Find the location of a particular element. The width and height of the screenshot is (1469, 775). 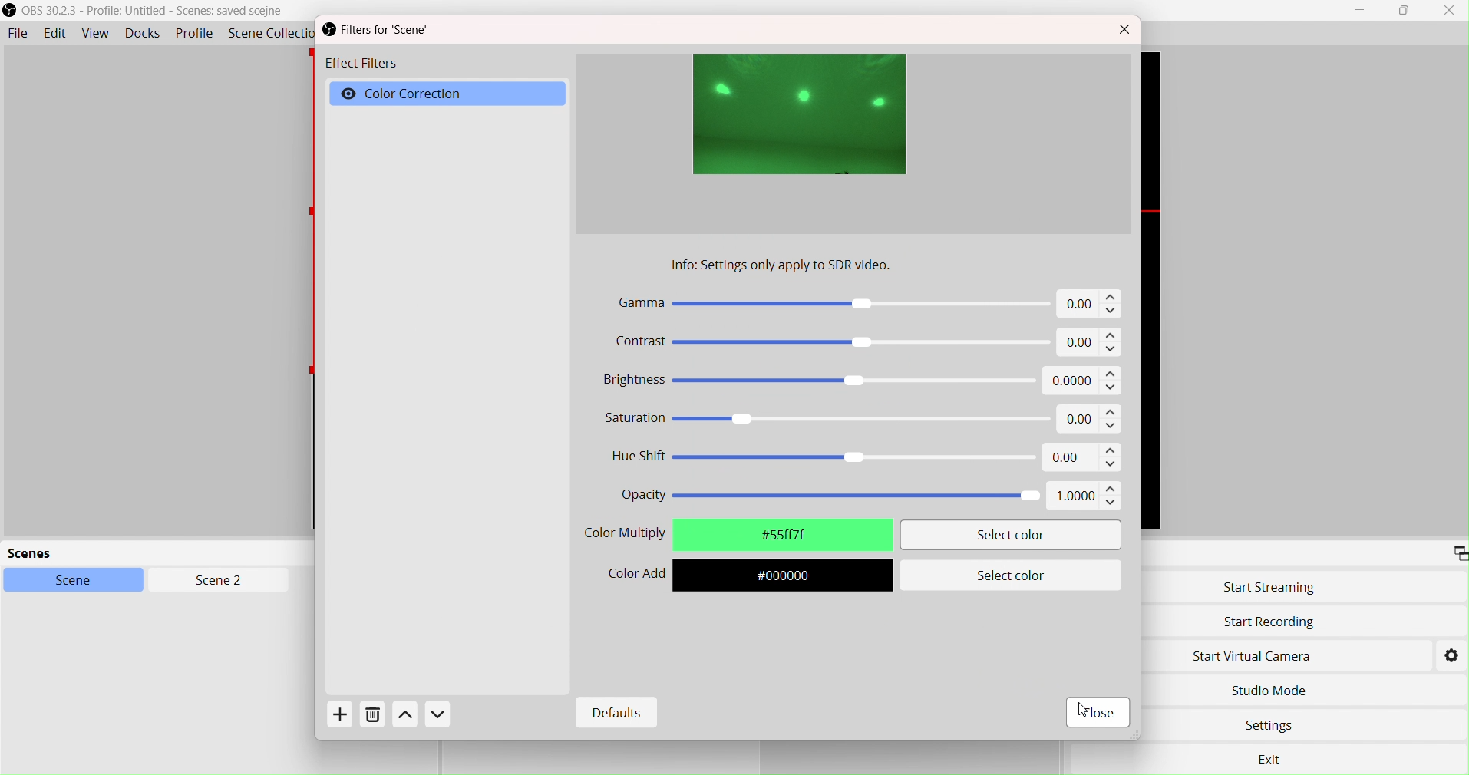

0.00 is located at coordinates (1084, 381).